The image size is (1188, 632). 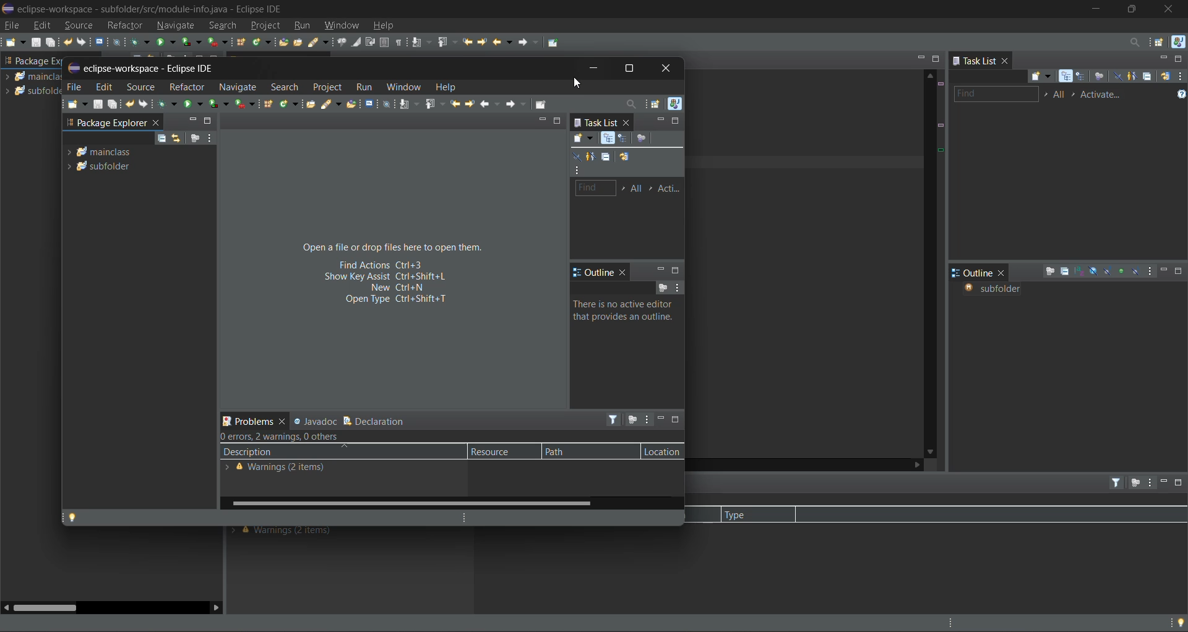 I want to click on toggle block selection, so click(x=383, y=42).